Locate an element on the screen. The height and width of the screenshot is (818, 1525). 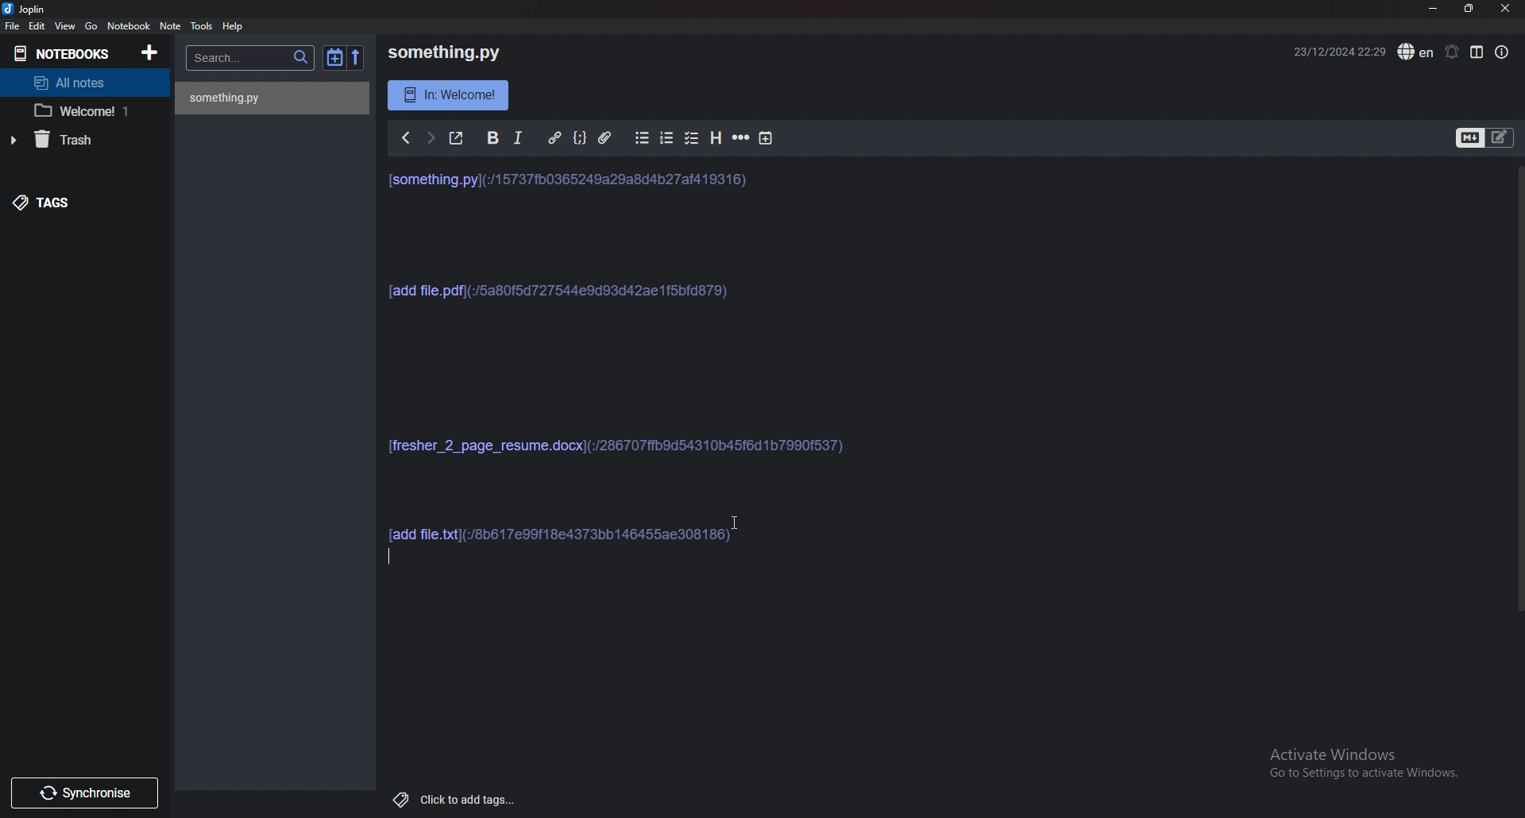
next is located at coordinates (433, 137).